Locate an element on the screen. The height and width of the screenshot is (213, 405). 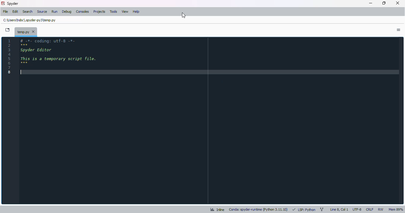
browse tabs is located at coordinates (8, 30).